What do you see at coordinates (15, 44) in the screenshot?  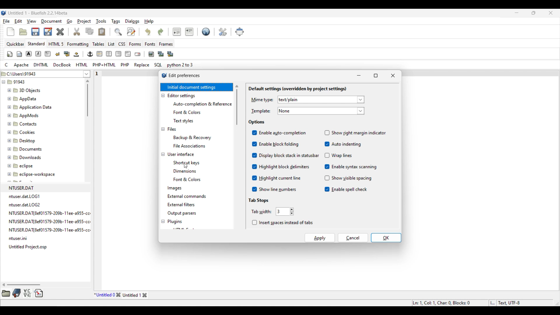 I see `Quickbar` at bounding box center [15, 44].